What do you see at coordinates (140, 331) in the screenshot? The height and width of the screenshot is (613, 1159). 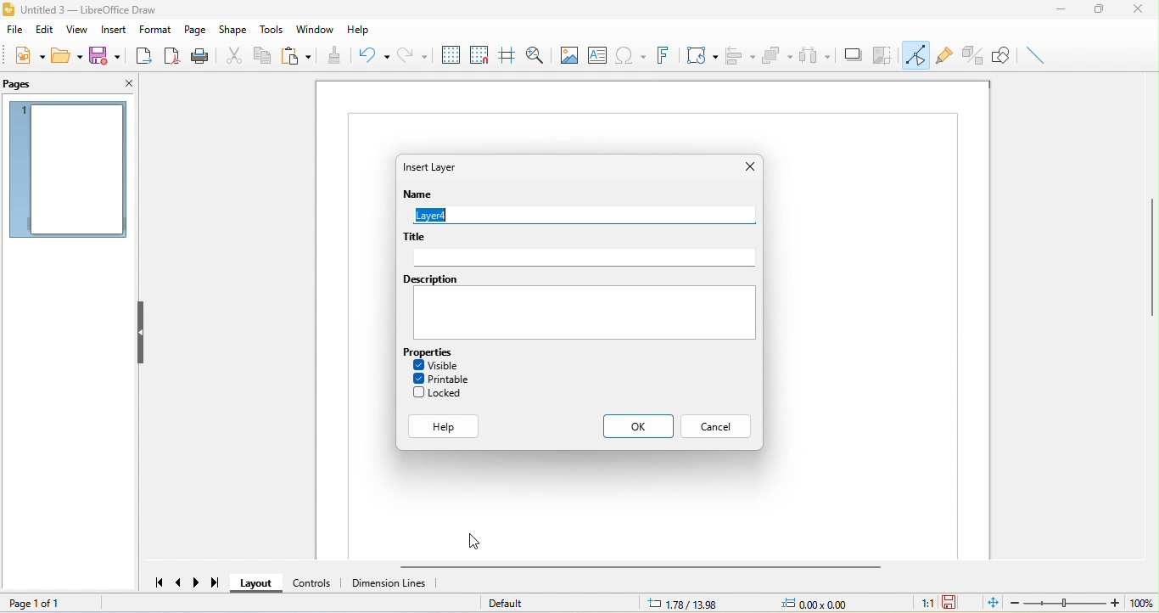 I see `hide` at bounding box center [140, 331].